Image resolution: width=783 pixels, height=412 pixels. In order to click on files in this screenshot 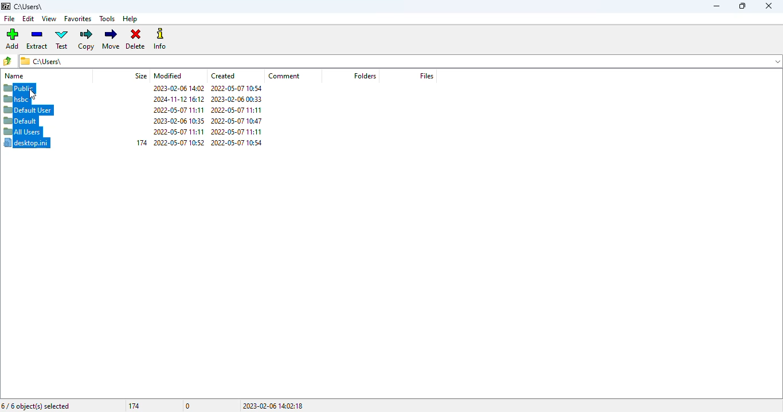, I will do `click(426, 76)`.